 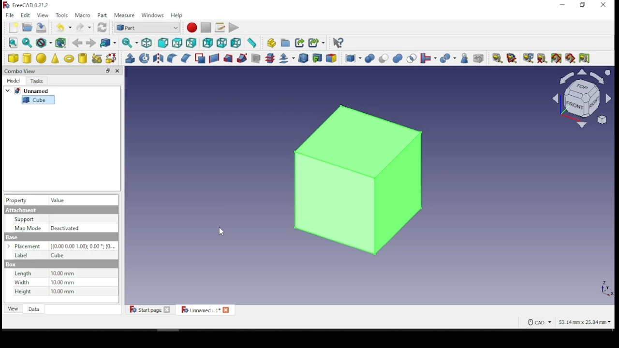 I want to click on toggle delta, so click(x=585, y=58).